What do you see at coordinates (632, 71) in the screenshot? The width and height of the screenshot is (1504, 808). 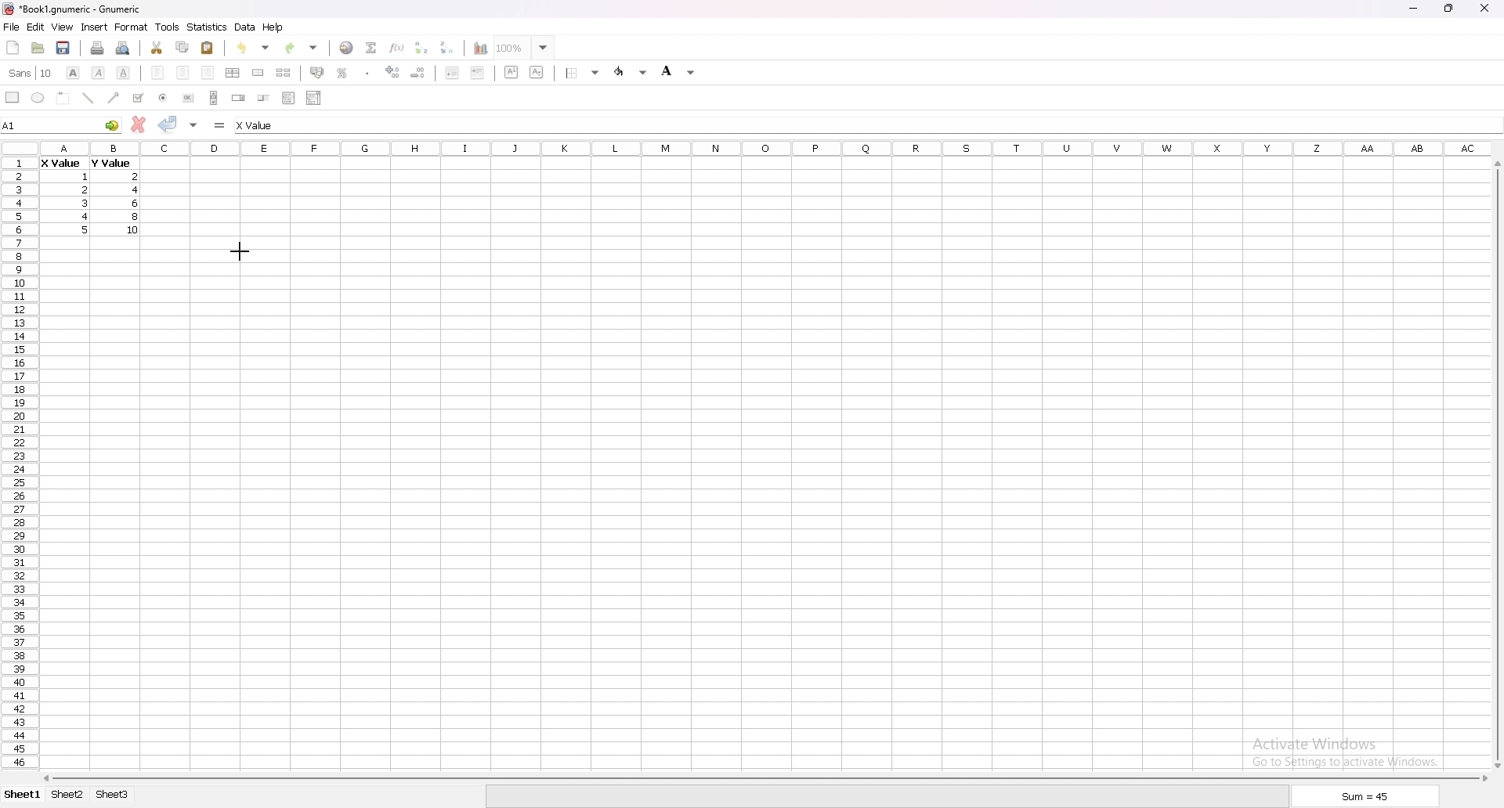 I see `foreground` at bounding box center [632, 71].